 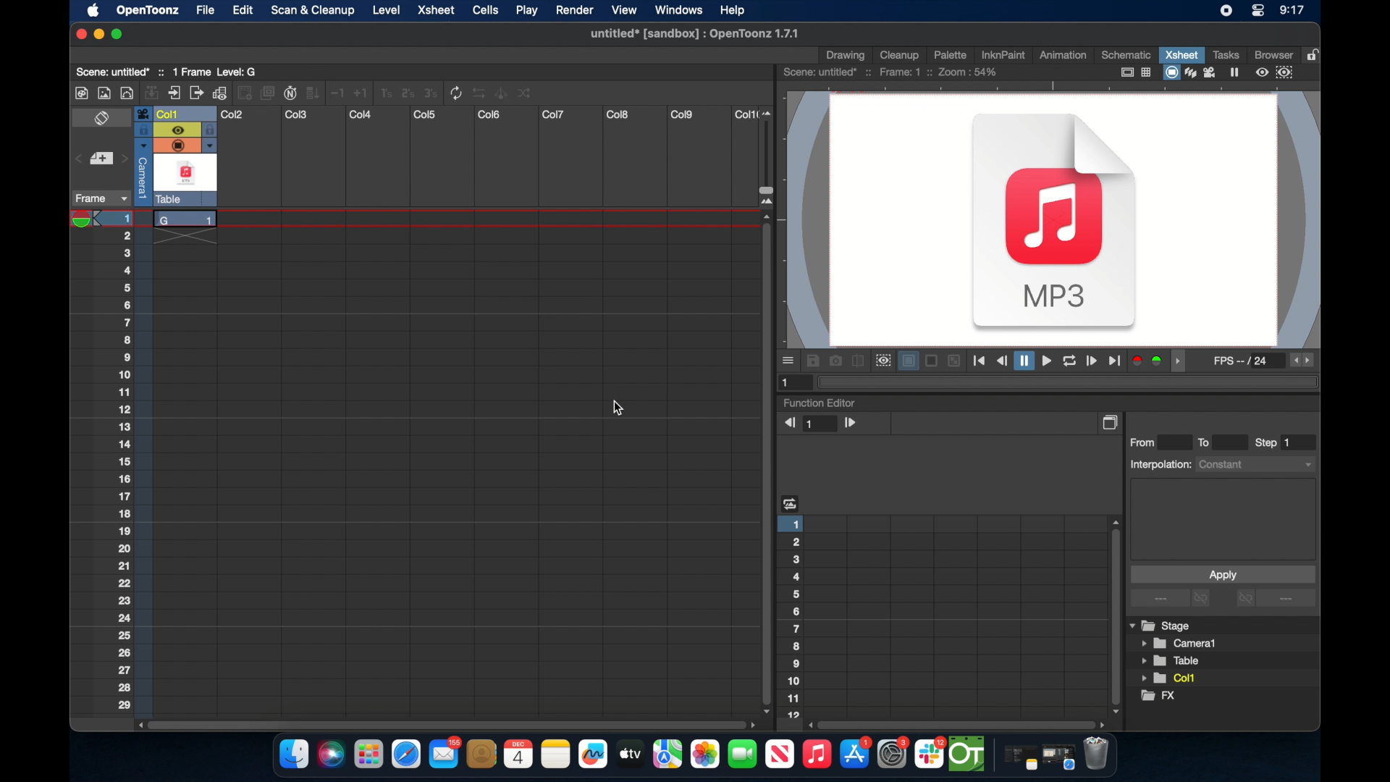 What do you see at coordinates (1112, 422) in the screenshot?
I see `copy` at bounding box center [1112, 422].